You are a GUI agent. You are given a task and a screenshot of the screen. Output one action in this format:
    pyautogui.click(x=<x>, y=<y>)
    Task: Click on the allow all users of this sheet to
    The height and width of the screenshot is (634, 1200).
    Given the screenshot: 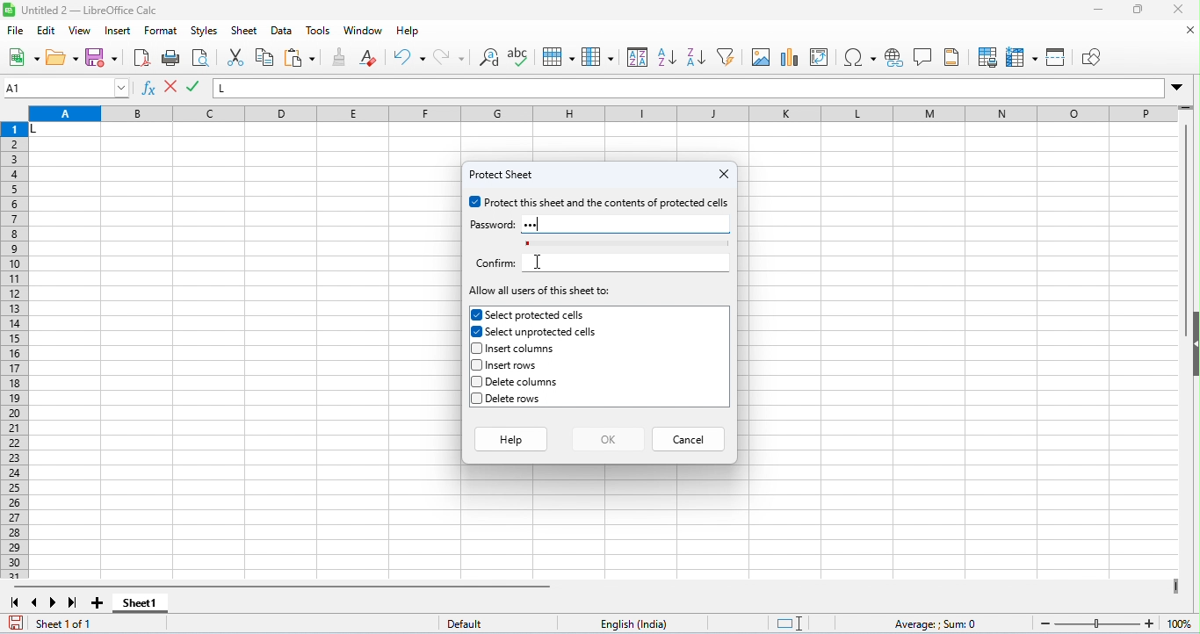 What is the action you would take?
    pyautogui.click(x=541, y=292)
    